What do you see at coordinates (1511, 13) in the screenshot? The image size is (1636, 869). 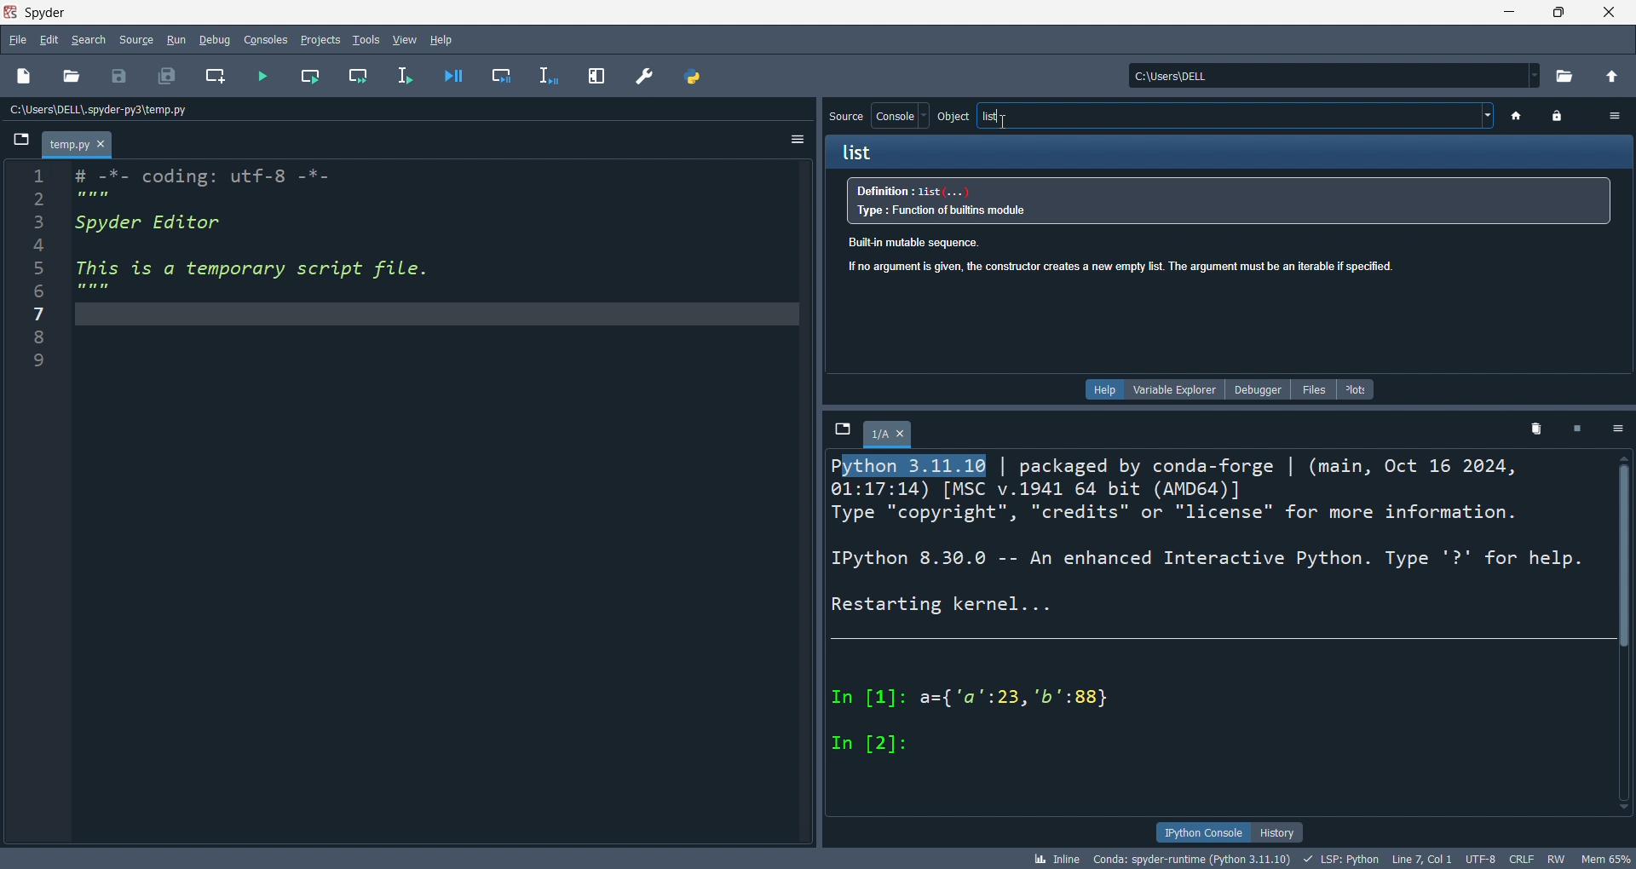 I see `minimize` at bounding box center [1511, 13].